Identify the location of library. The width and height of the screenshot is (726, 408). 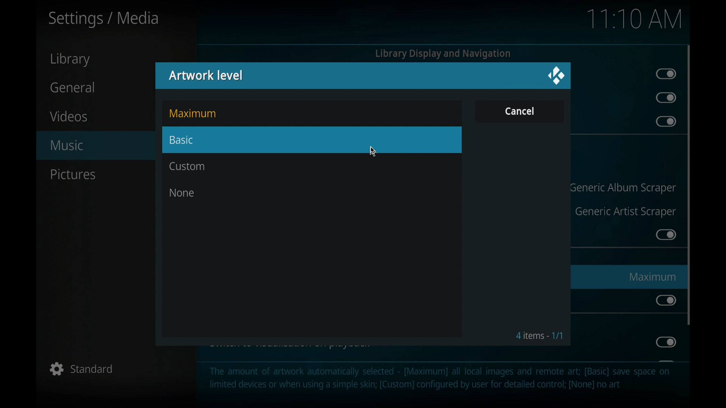
(71, 60).